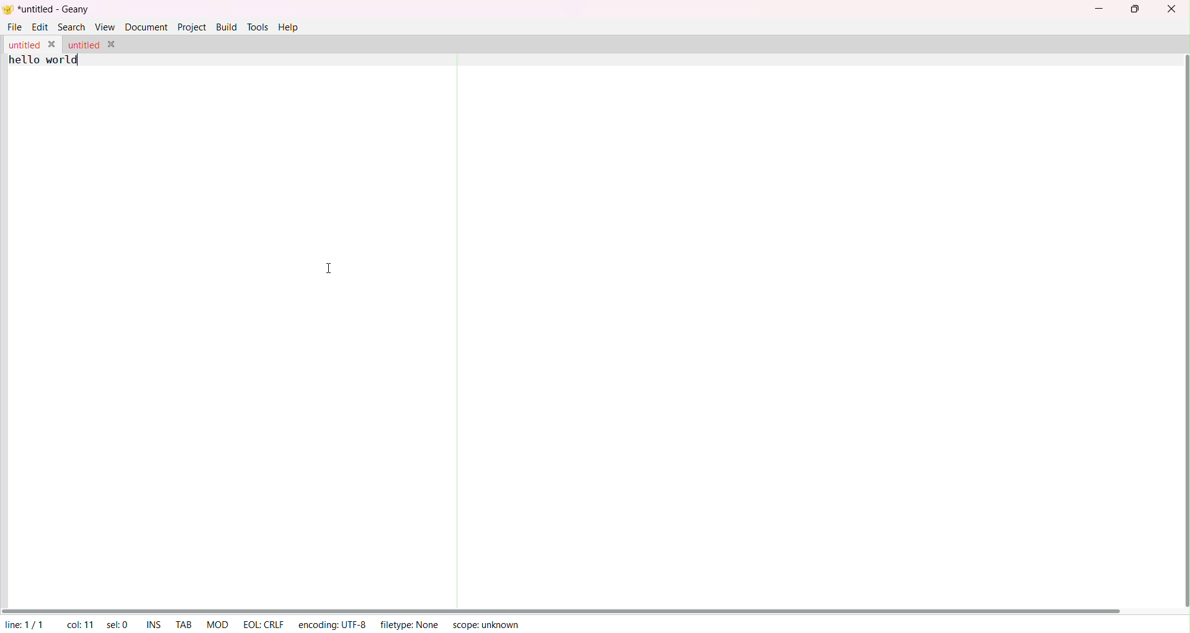 The width and height of the screenshot is (1190, 633). What do you see at coordinates (290, 29) in the screenshot?
I see `help` at bounding box center [290, 29].